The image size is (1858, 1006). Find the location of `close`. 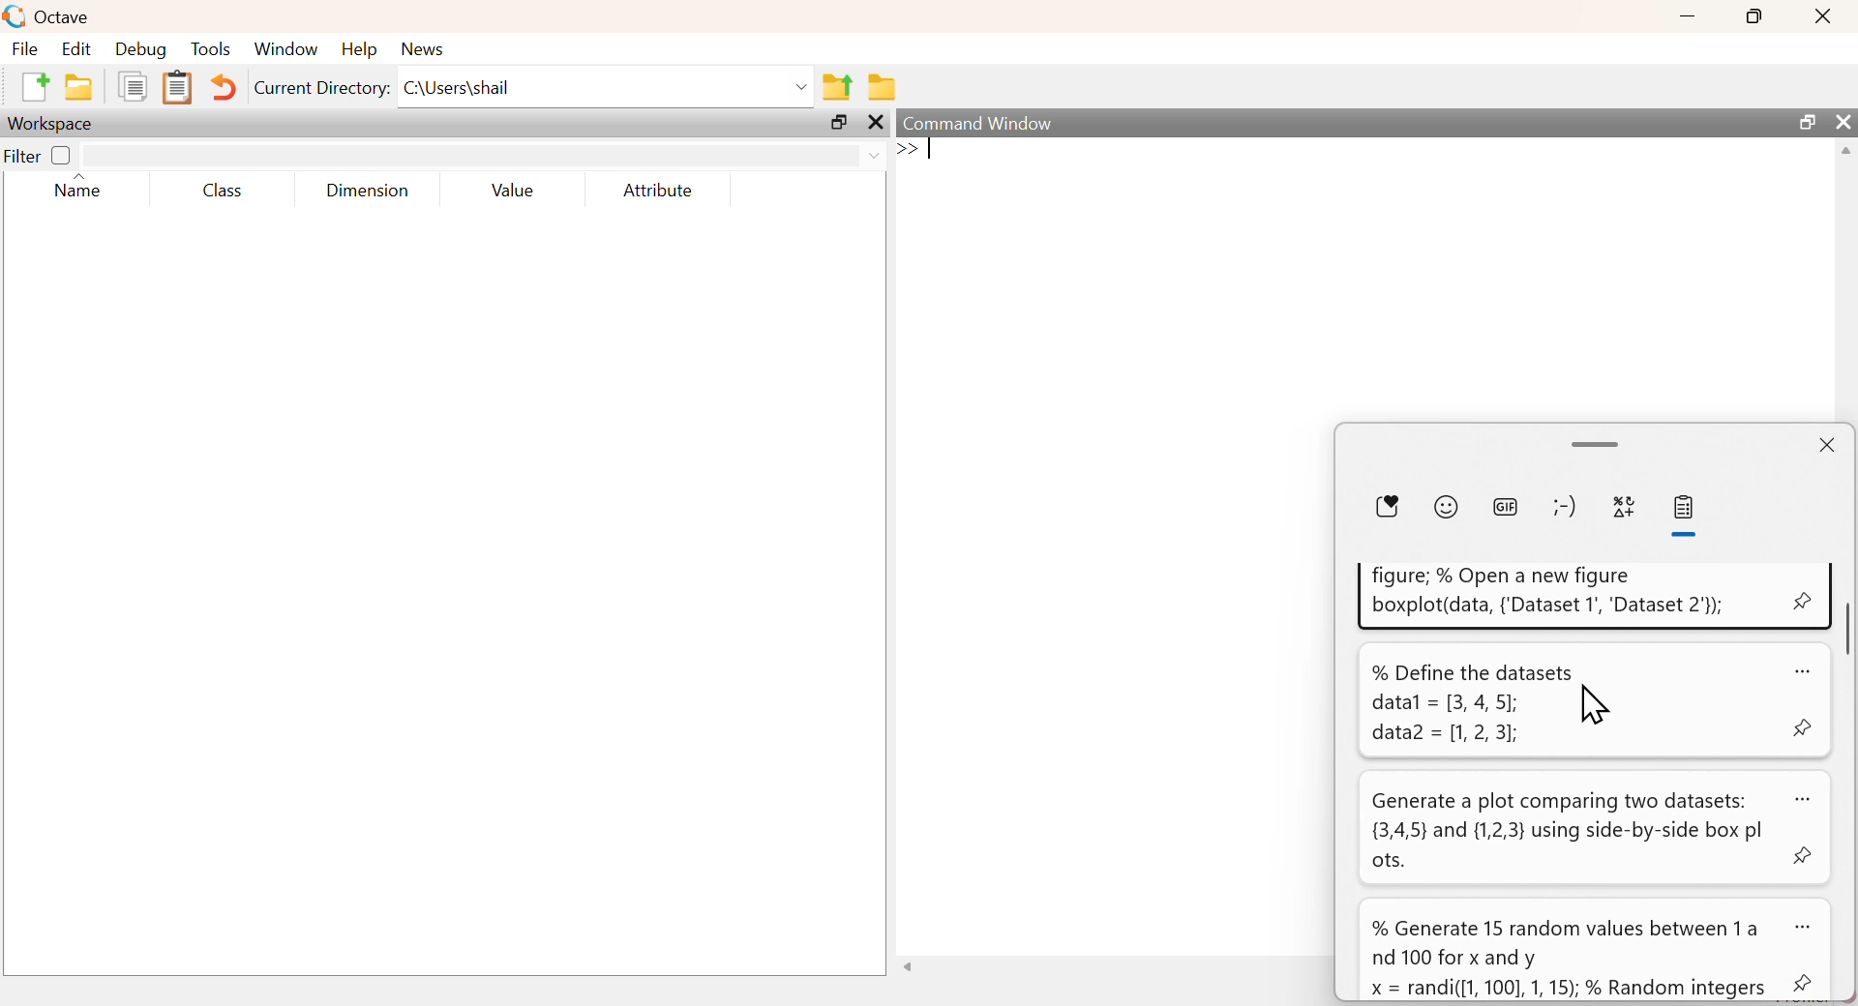

close is located at coordinates (1823, 16).